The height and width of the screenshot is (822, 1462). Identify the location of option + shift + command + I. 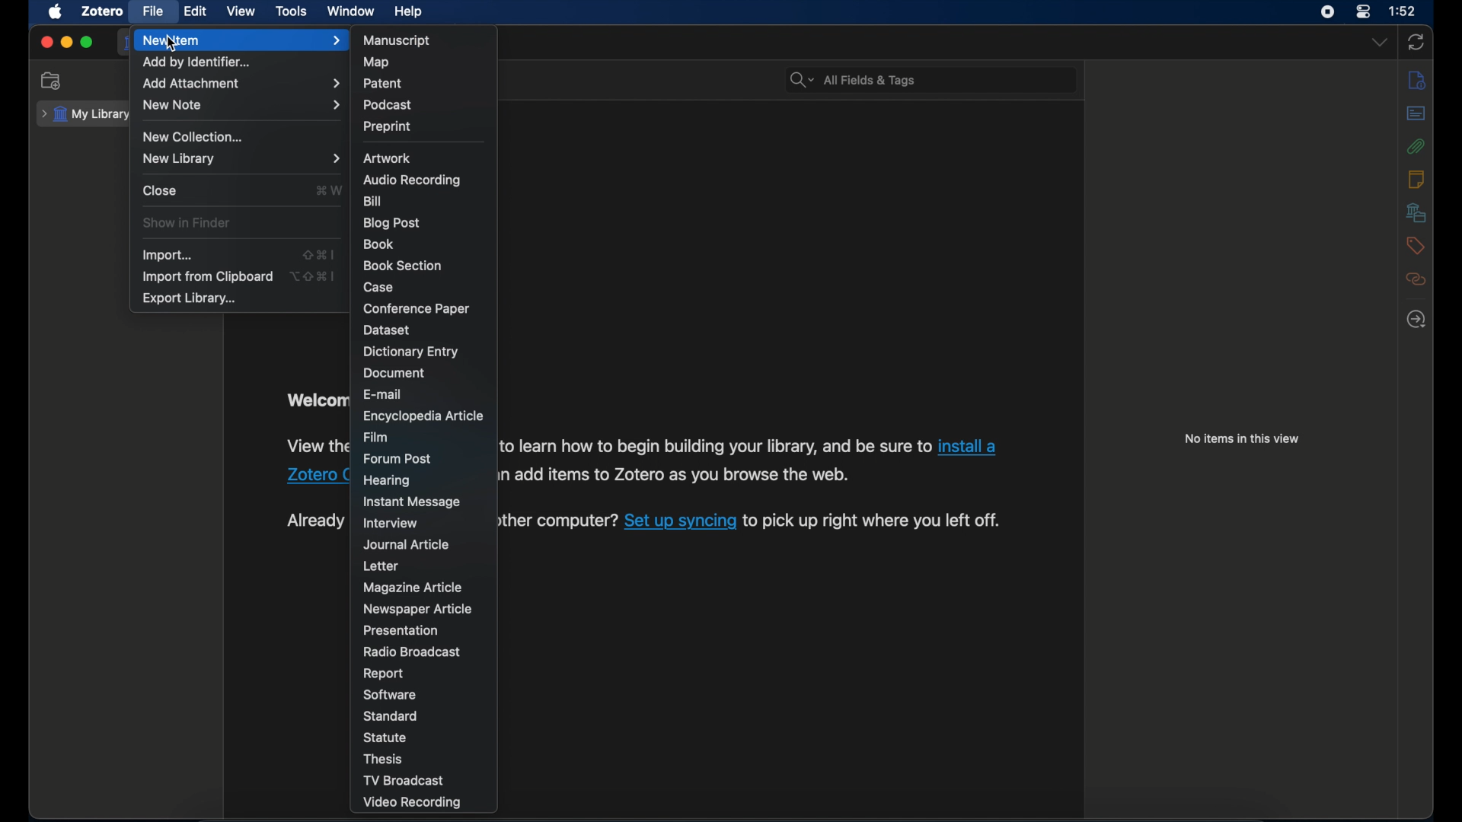
(314, 276).